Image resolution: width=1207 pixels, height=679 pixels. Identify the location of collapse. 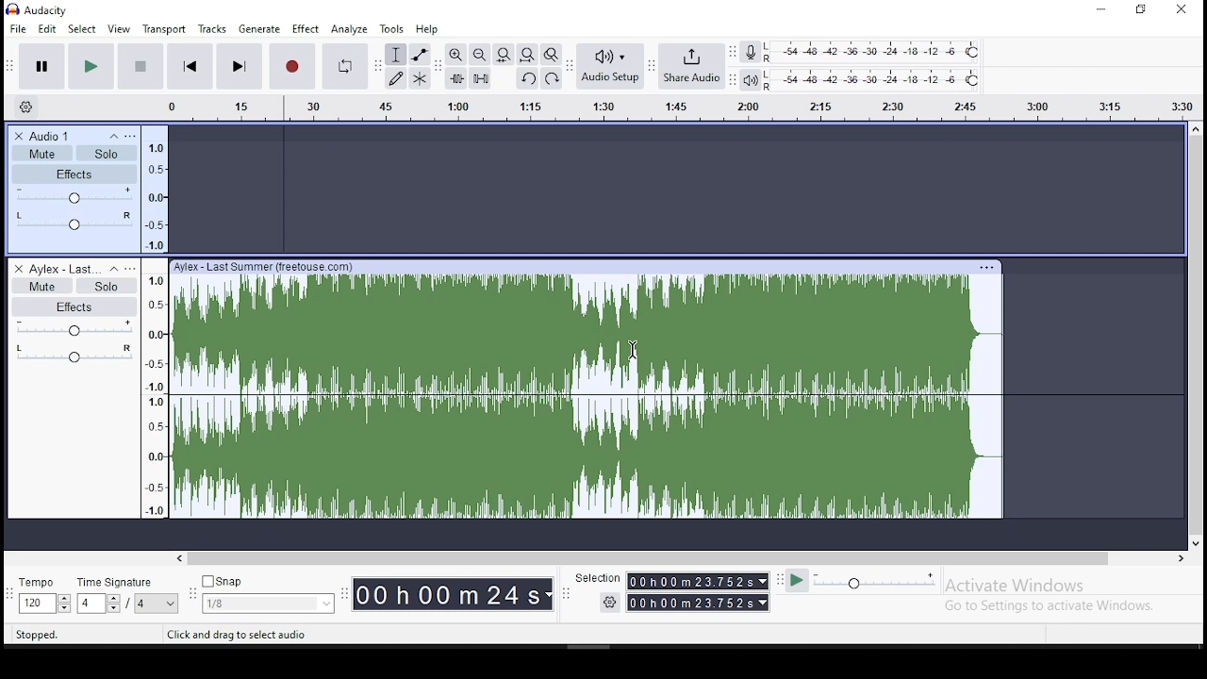
(112, 137).